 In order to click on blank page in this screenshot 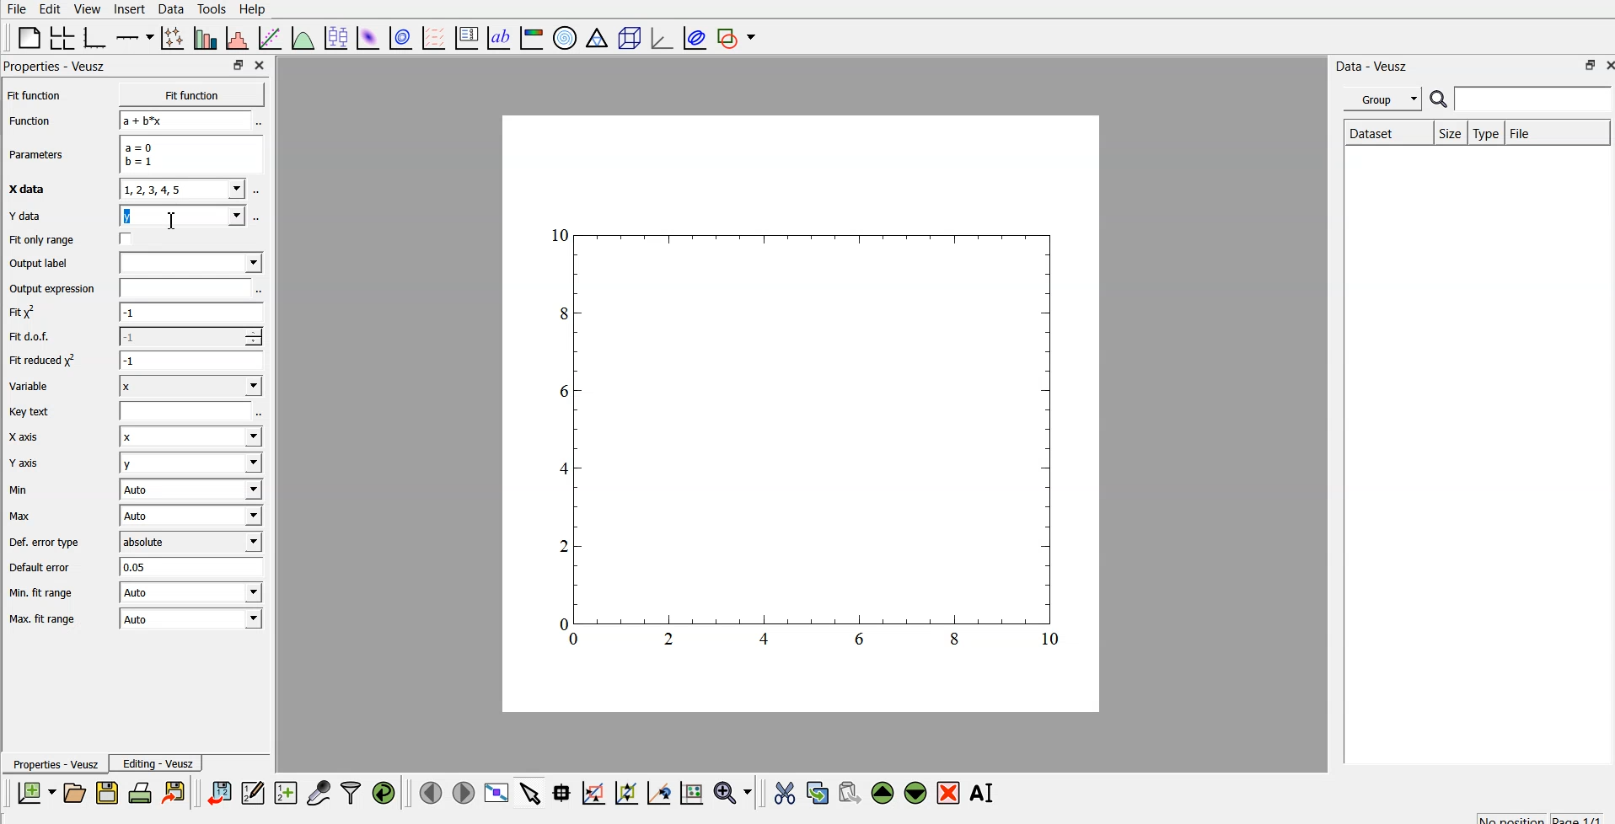, I will do `click(29, 36)`.